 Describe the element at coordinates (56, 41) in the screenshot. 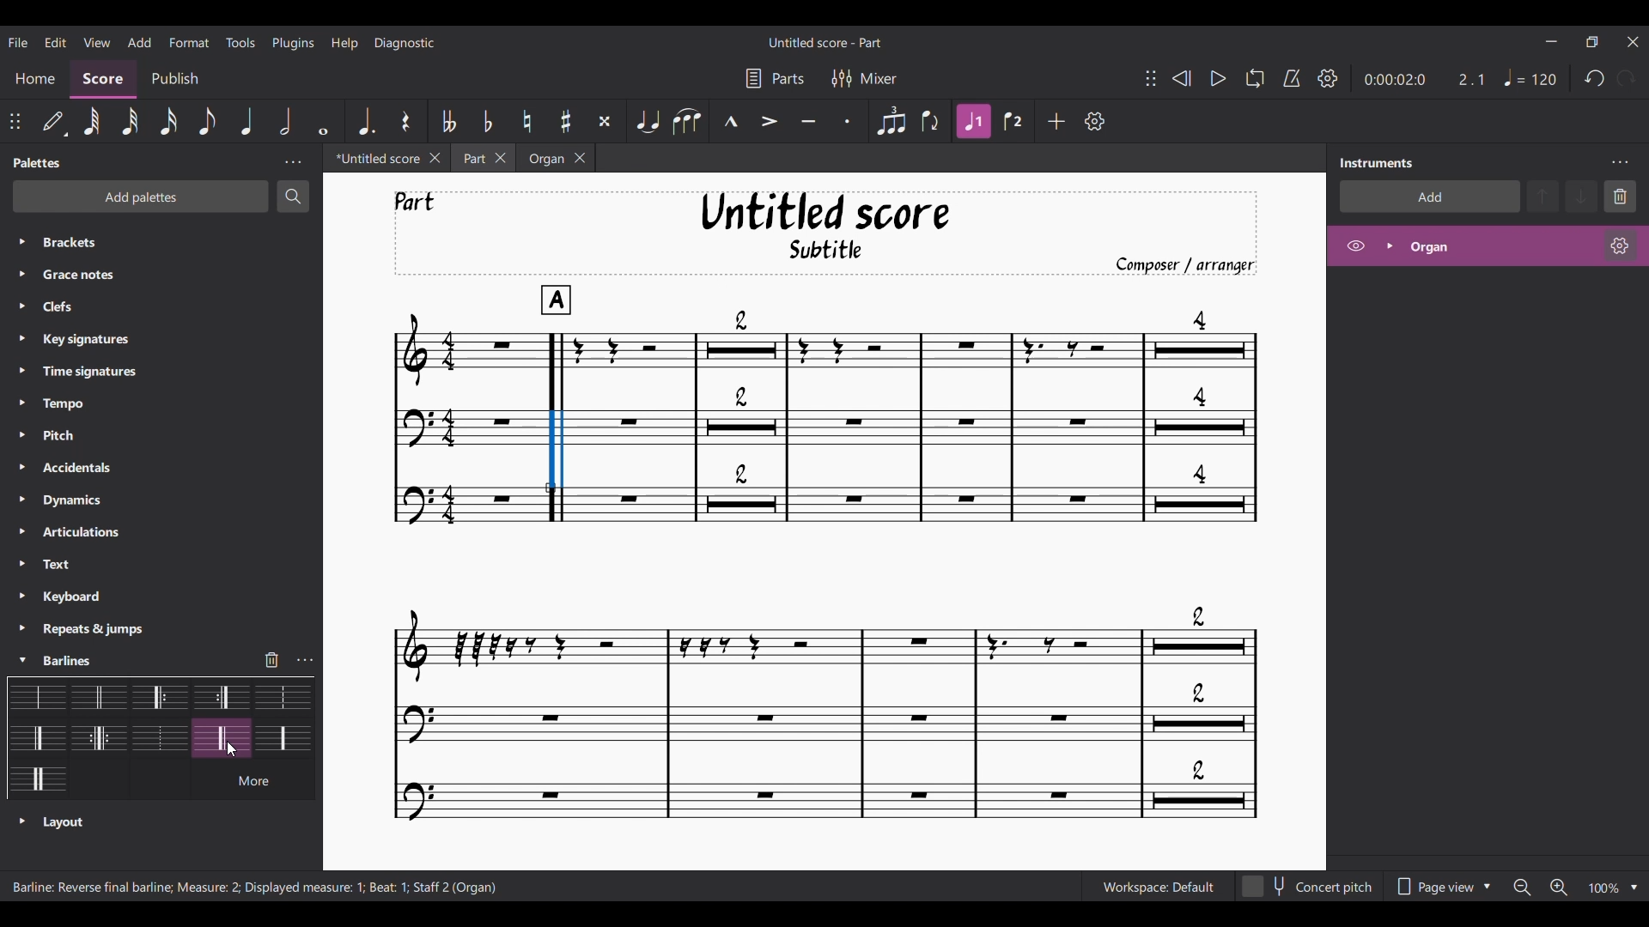

I see `Edit menu` at that location.